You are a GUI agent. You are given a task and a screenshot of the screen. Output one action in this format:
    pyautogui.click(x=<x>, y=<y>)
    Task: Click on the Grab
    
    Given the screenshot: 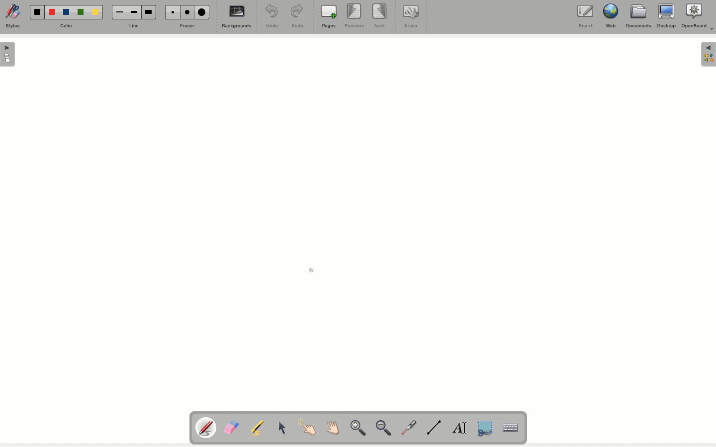 What is the action you would take?
    pyautogui.click(x=332, y=428)
    